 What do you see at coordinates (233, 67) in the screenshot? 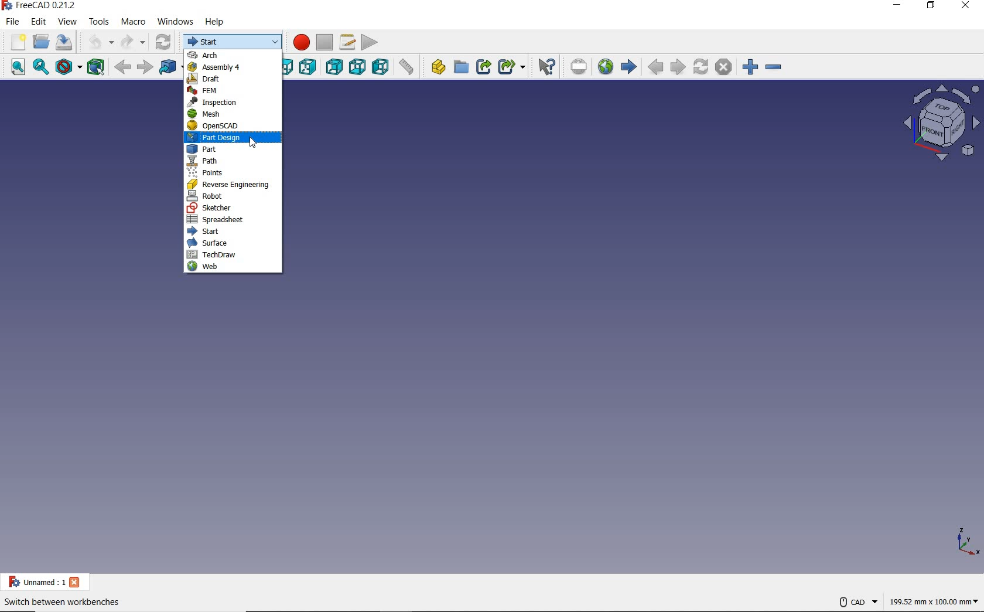
I see `ASSEMBLY 4` at bounding box center [233, 67].